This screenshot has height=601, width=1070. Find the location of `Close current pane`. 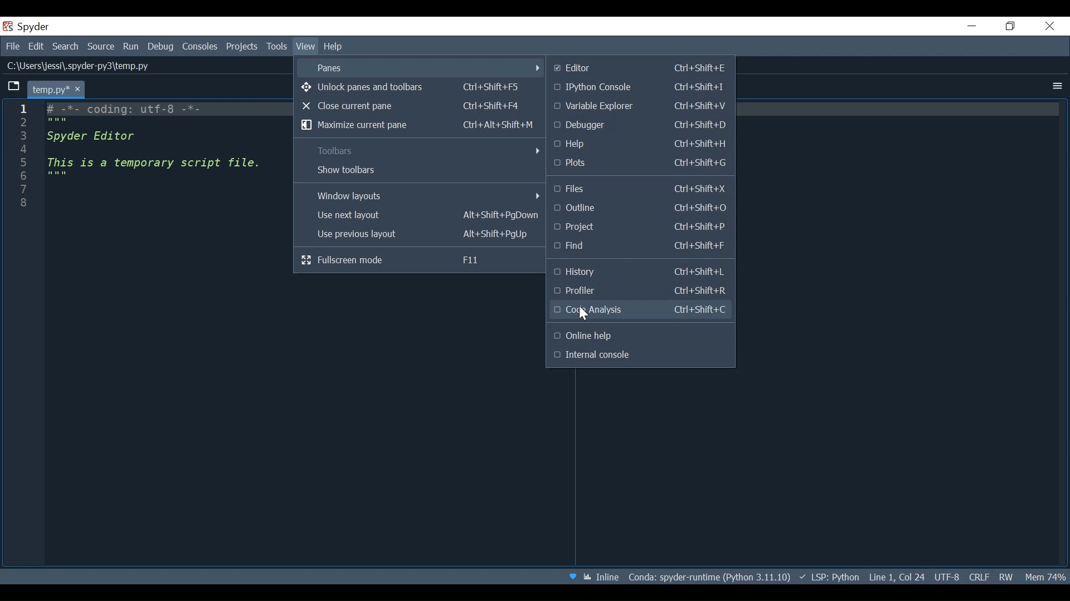

Close current pane is located at coordinates (419, 105).